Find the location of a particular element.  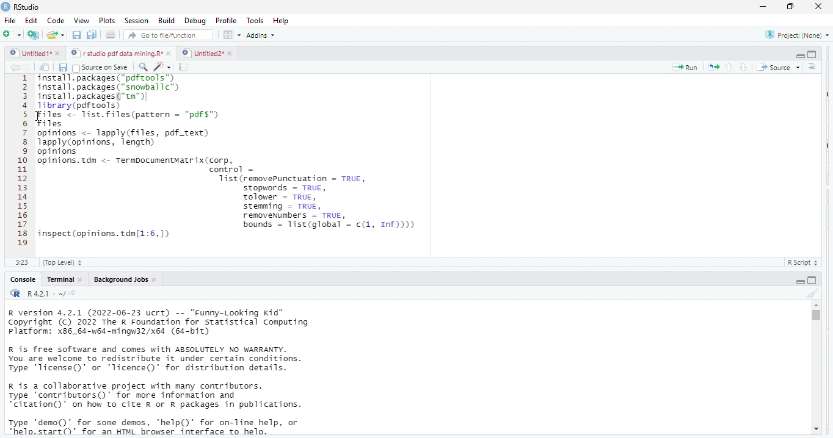

rs studio logo is located at coordinates (5, 6).